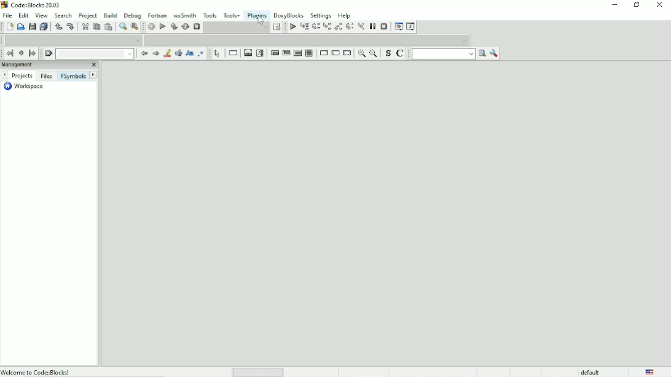 The height and width of the screenshot is (377, 671). What do you see at coordinates (167, 54) in the screenshot?
I see `Highlight` at bounding box center [167, 54].